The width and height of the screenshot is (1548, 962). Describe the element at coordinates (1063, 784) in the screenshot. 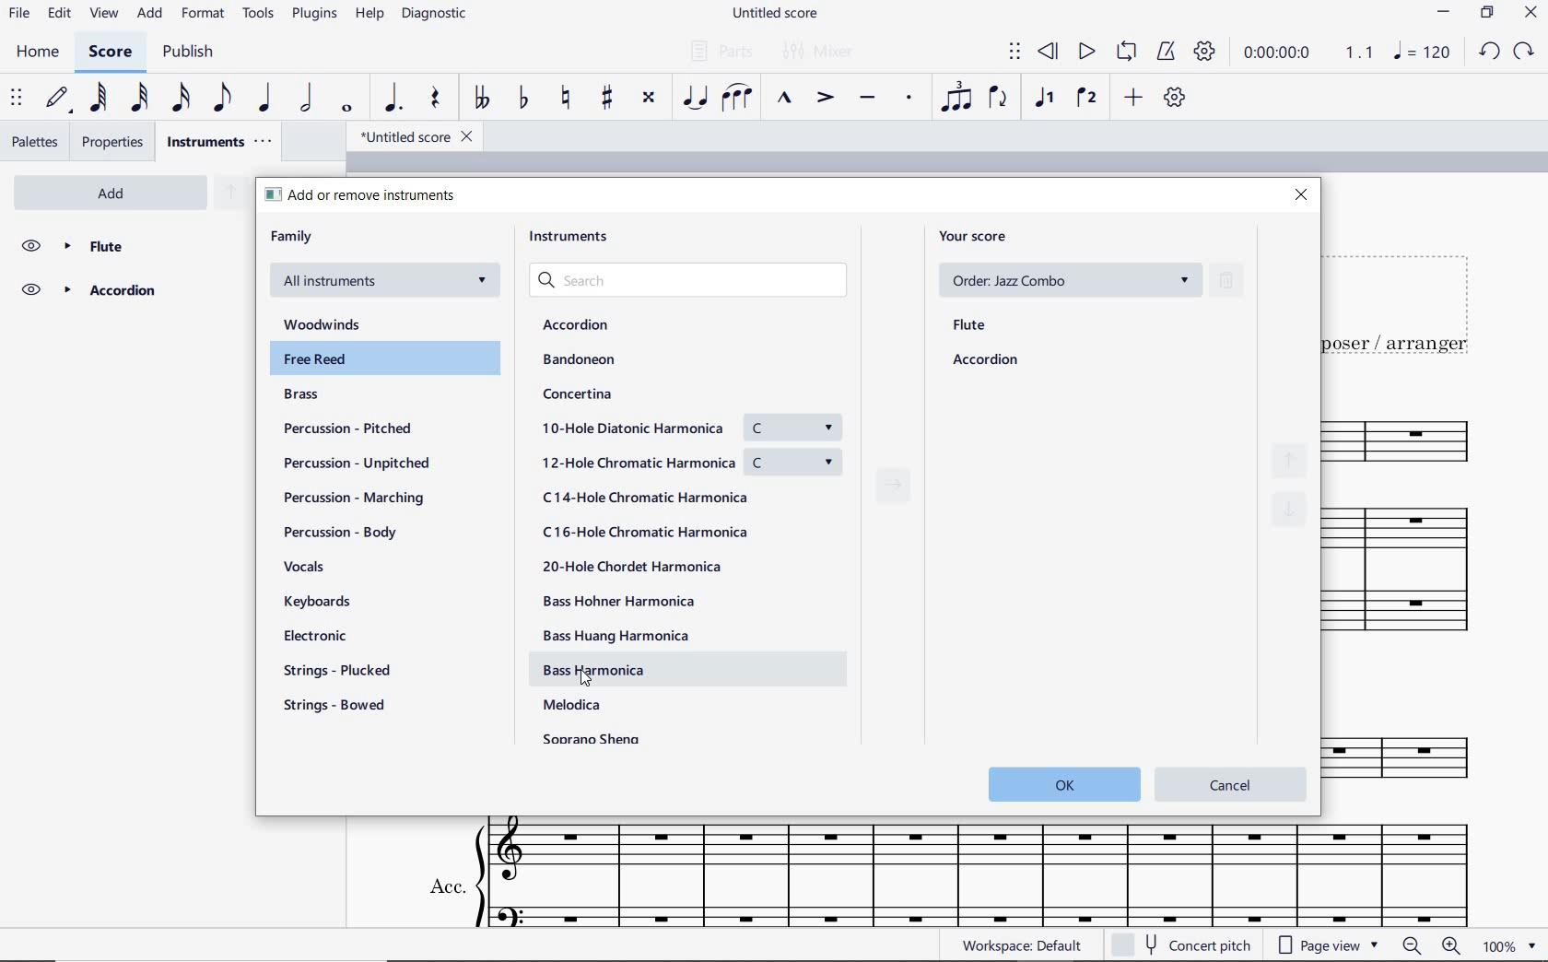

I see `ok` at that location.